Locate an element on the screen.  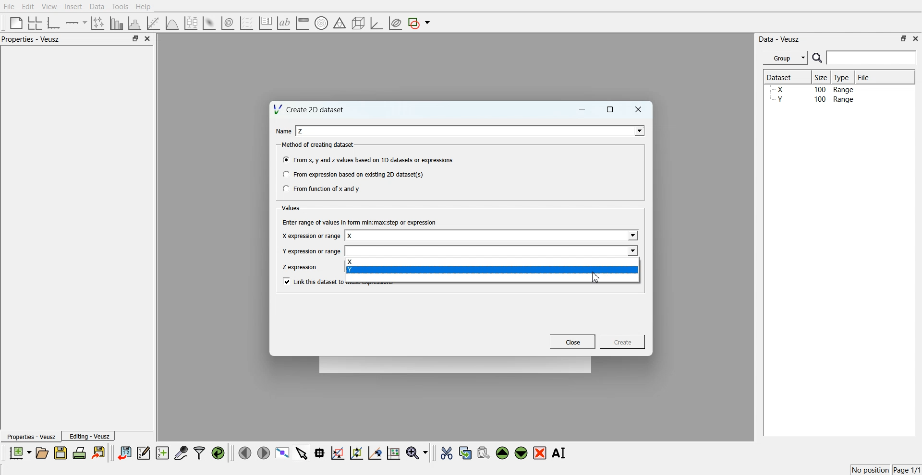
Create new dataset for ranging is located at coordinates (162, 453).